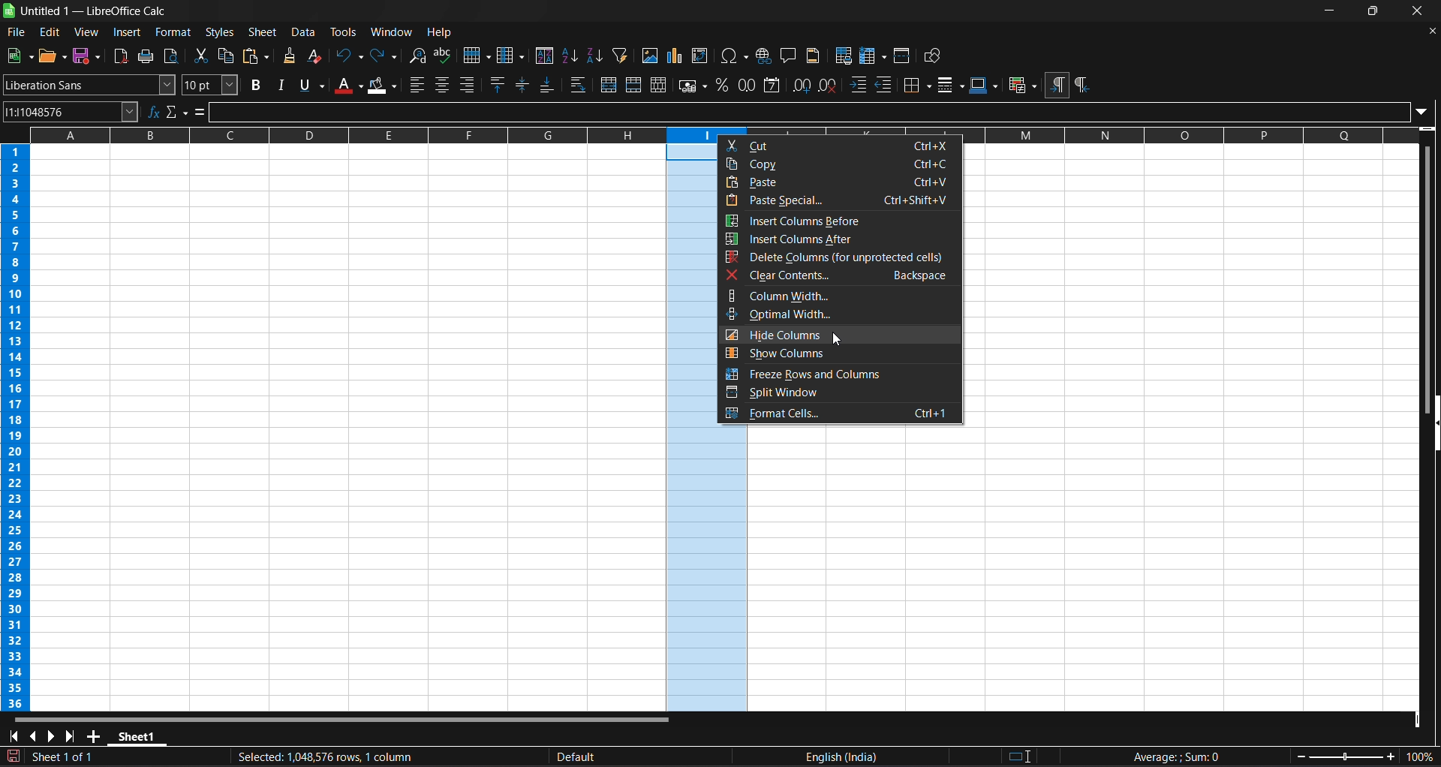 The image size is (1441, 767). I want to click on sort, so click(543, 55).